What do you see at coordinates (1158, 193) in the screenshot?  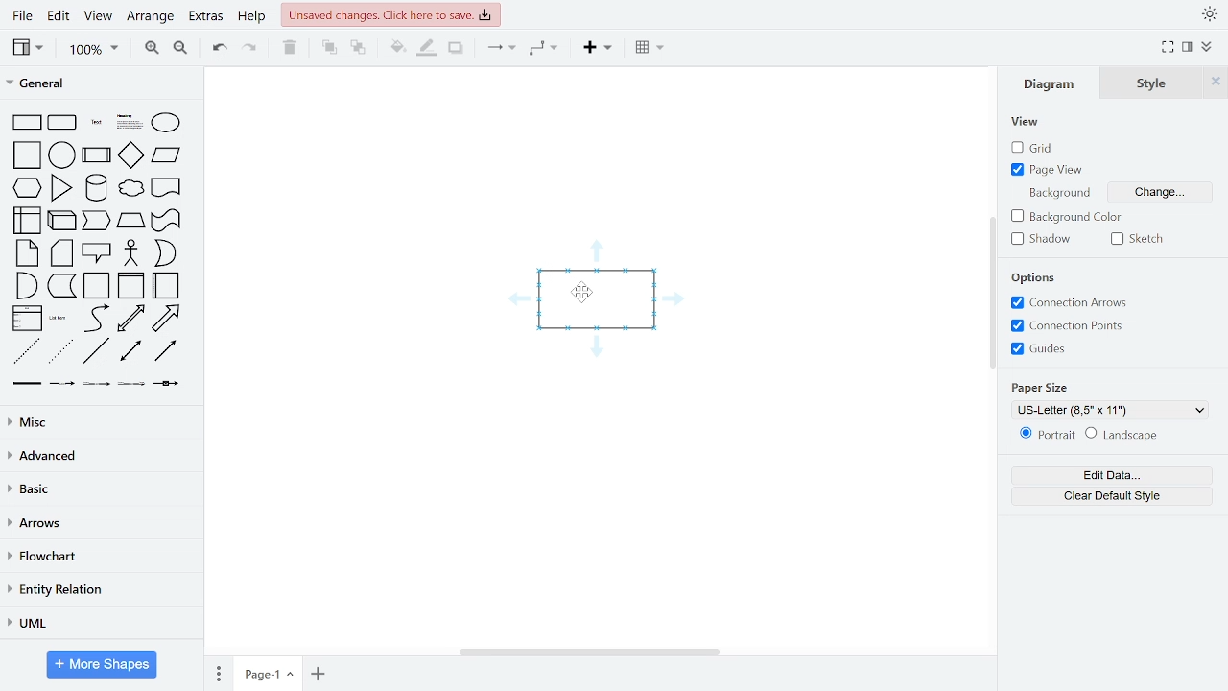 I see `background change` at bounding box center [1158, 193].